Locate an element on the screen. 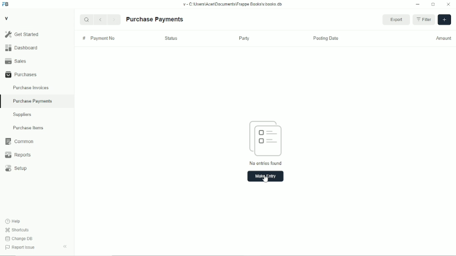  Reports is located at coordinates (37, 155).